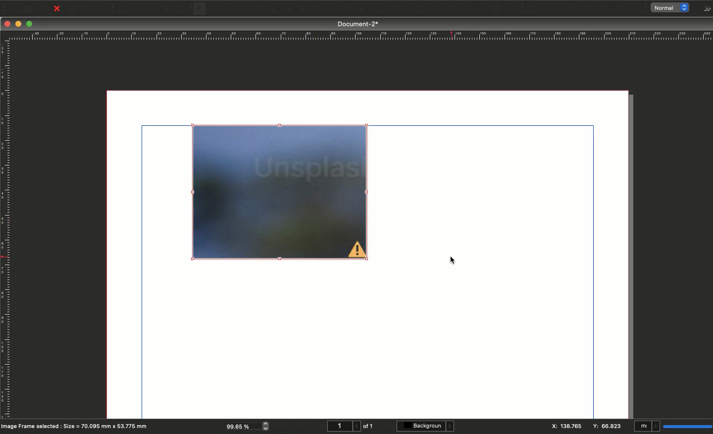 The height and width of the screenshot is (434, 713). I want to click on Line, so click(332, 9).